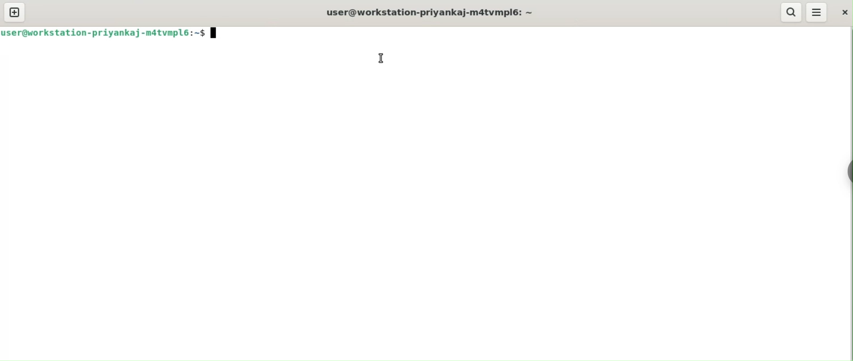  I want to click on new tab, so click(16, 10).